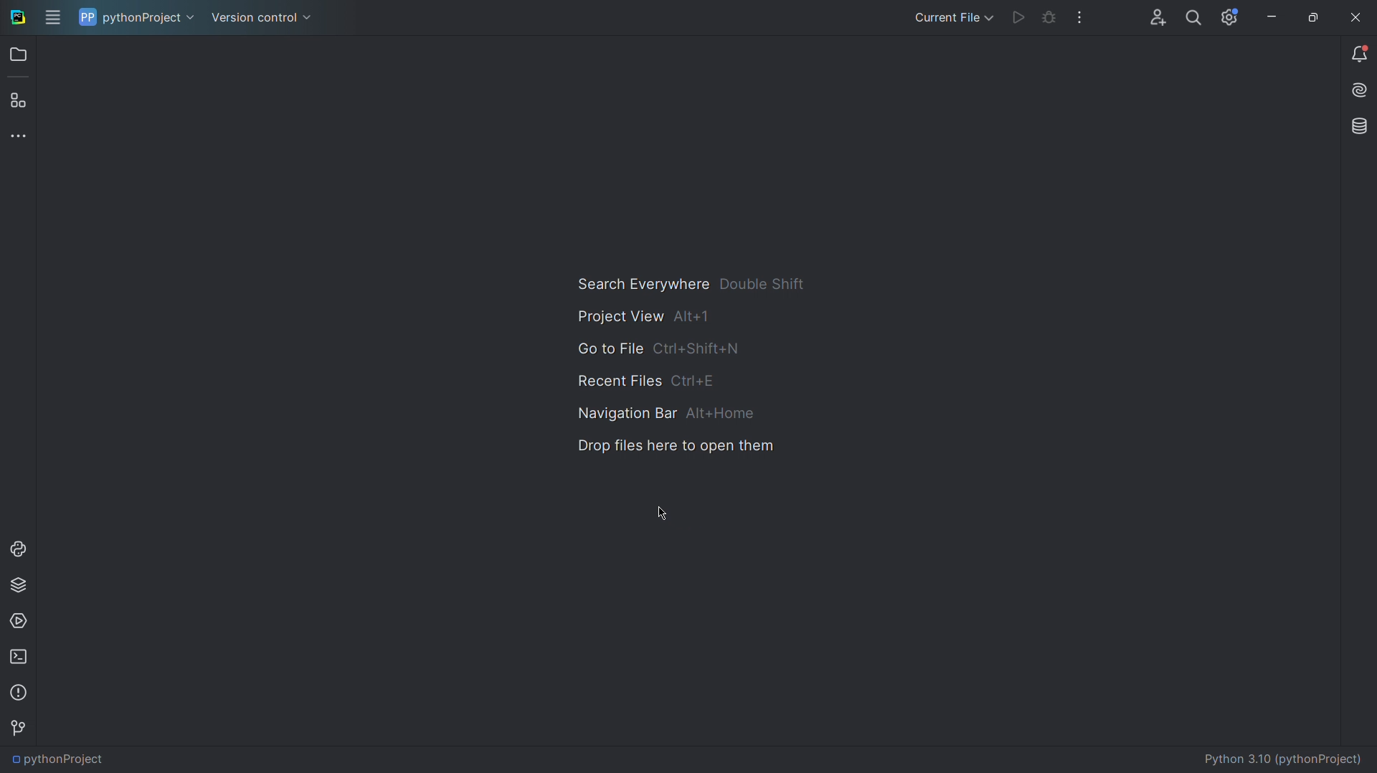 The width and height of the screenshot is (1377, 773). I want to click on close, so click(1353, 18).